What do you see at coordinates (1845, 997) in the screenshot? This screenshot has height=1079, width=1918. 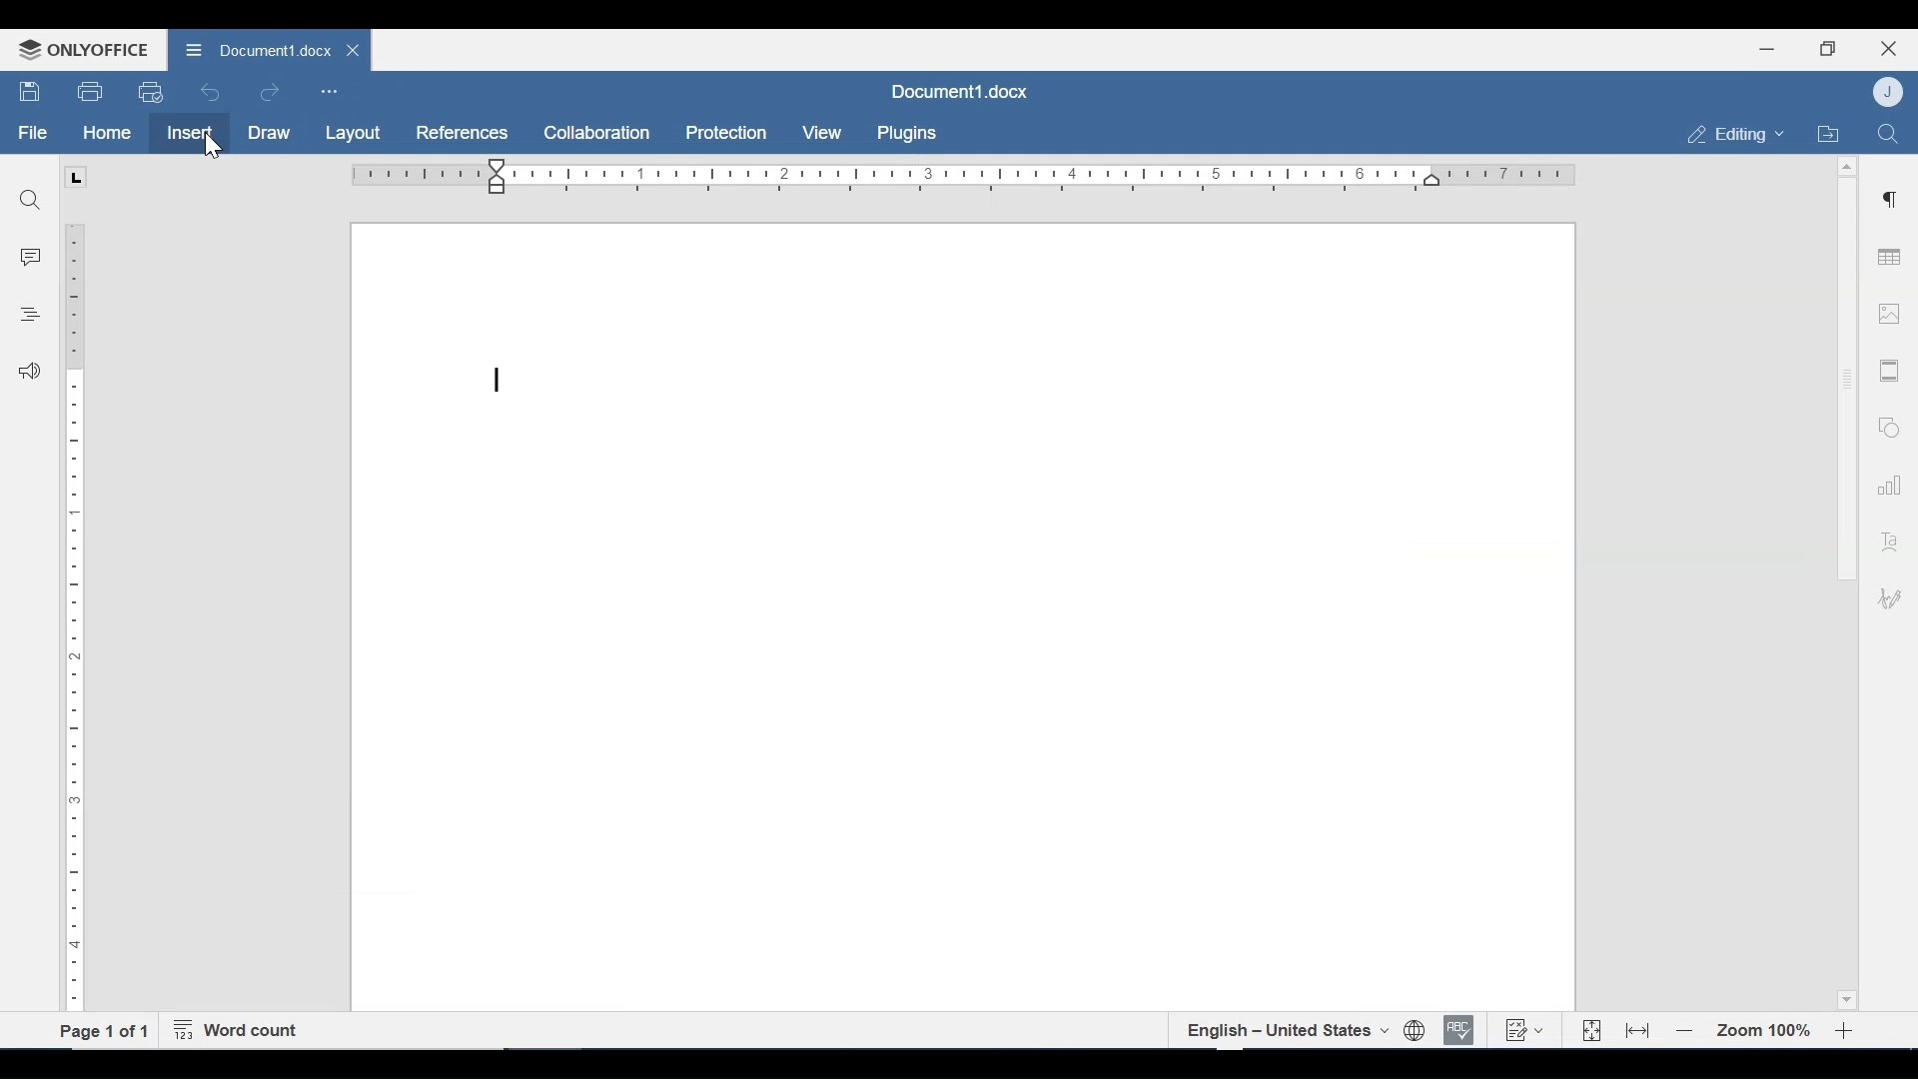 I see `Scroll down` at bounding box center [1845, 997].